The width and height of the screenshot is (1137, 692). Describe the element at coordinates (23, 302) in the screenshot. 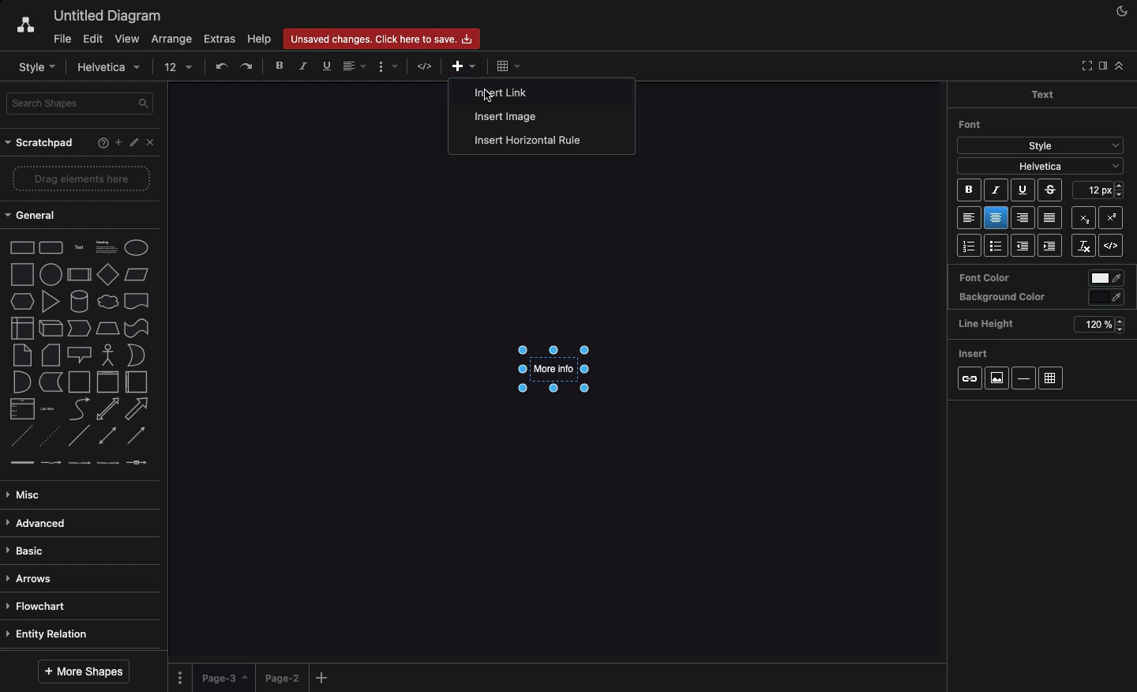

I see `hexagon` at that location.